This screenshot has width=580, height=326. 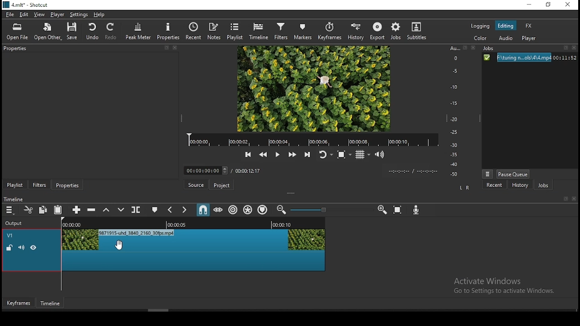 What do you see at coordinates (68, 185) in the screenshot?
I see `properties` at bounding box center [68, 185].